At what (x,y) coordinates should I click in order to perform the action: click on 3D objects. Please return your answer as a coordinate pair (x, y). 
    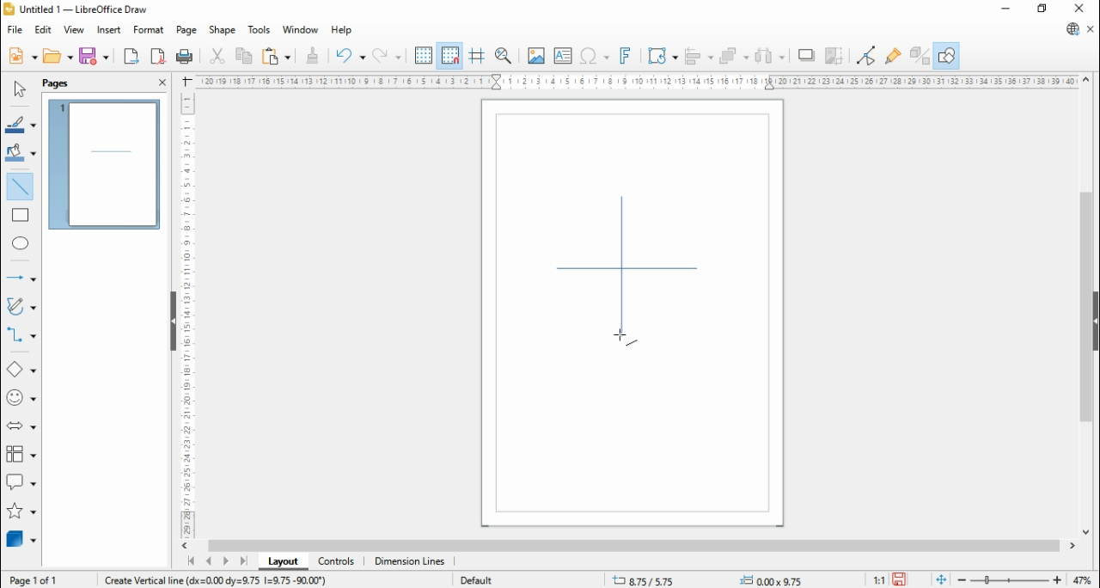
    Looking at the image, I should click on (21, 539).